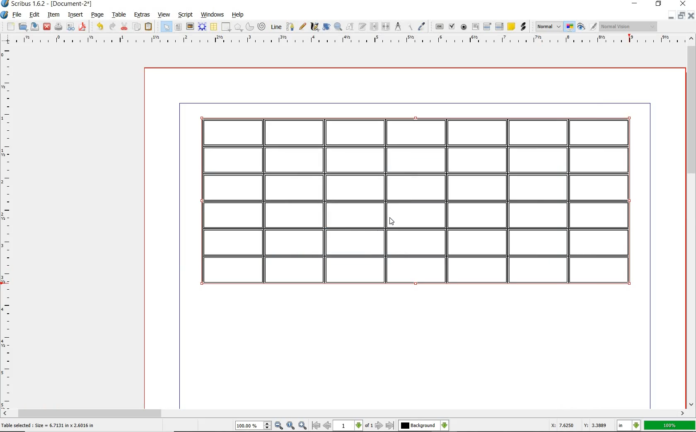 Image resolution: width=696 pixels, height=432 pixels. Describe the element at coordinates (348, 27) in the screenshot. I see `edit contents of frame` at that location.